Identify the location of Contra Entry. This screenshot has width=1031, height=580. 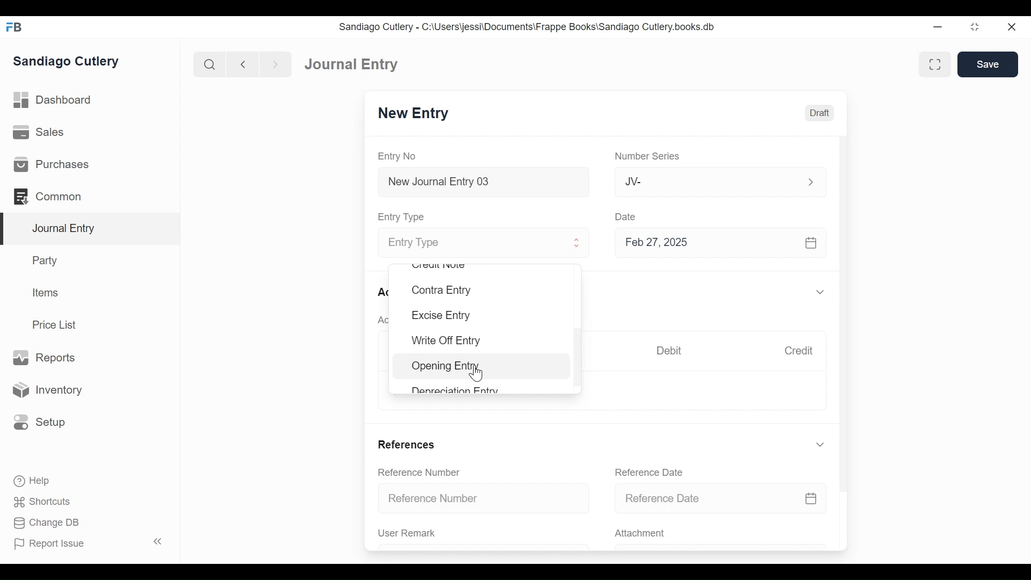
(442, 291).